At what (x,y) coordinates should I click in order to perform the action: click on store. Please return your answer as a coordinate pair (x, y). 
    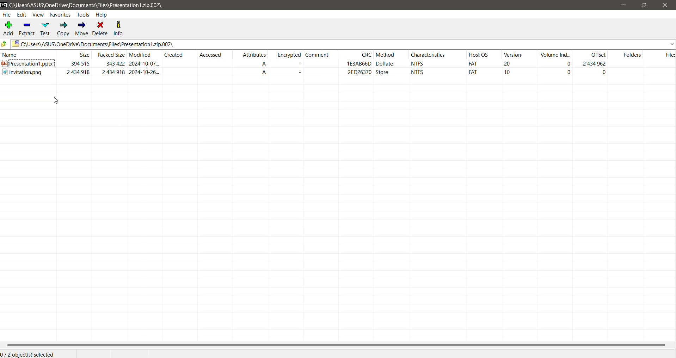
    Looking at the image, I should click on (382, 73).